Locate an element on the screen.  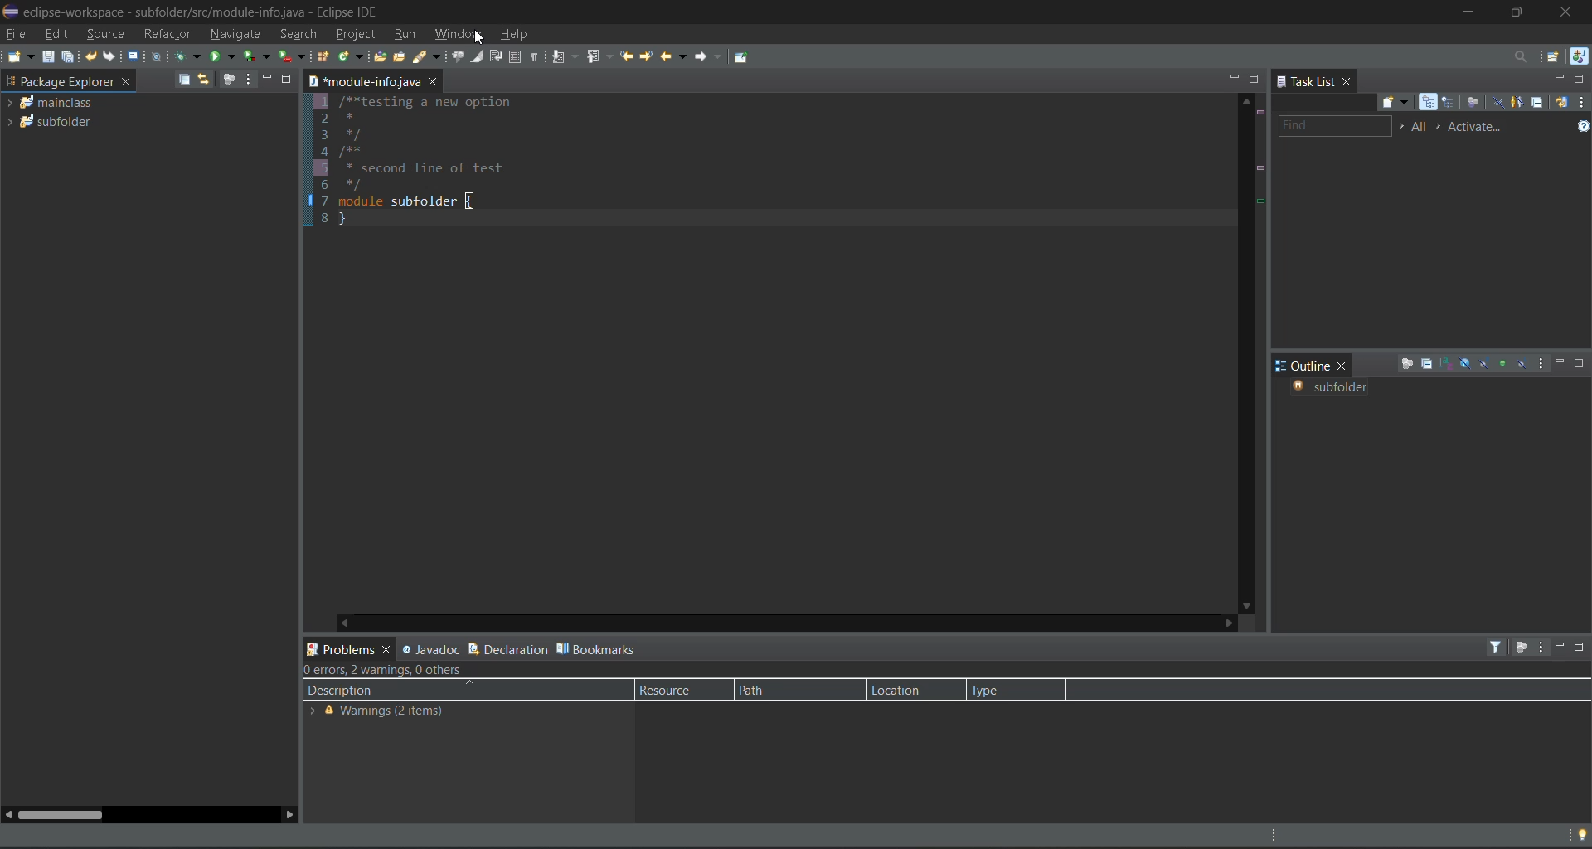
open task is located at coordinates (403, 57).